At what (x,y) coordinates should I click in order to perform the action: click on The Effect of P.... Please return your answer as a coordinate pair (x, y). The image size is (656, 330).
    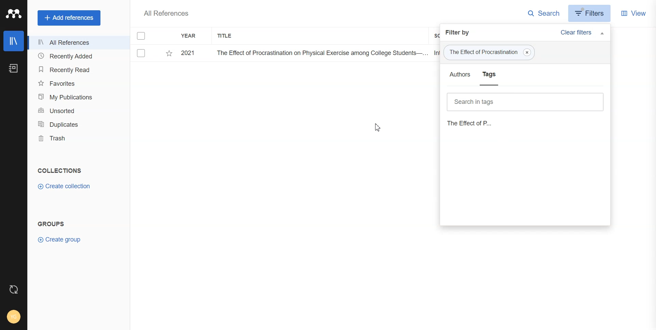
    Looking at the image, I should click on (480, 123).